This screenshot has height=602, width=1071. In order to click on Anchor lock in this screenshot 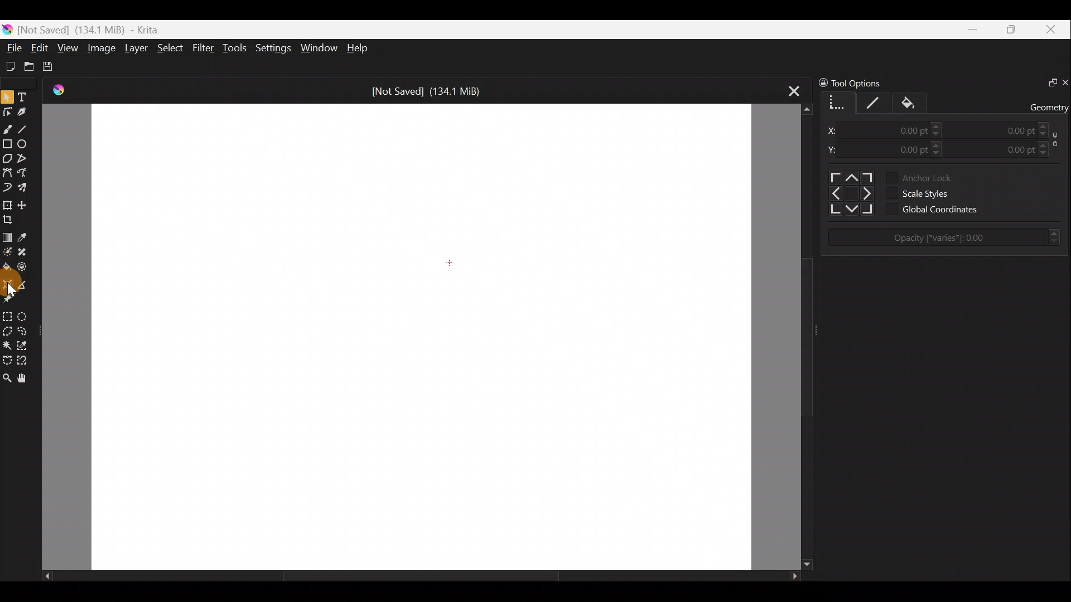, I will do `click(917, 176)`.